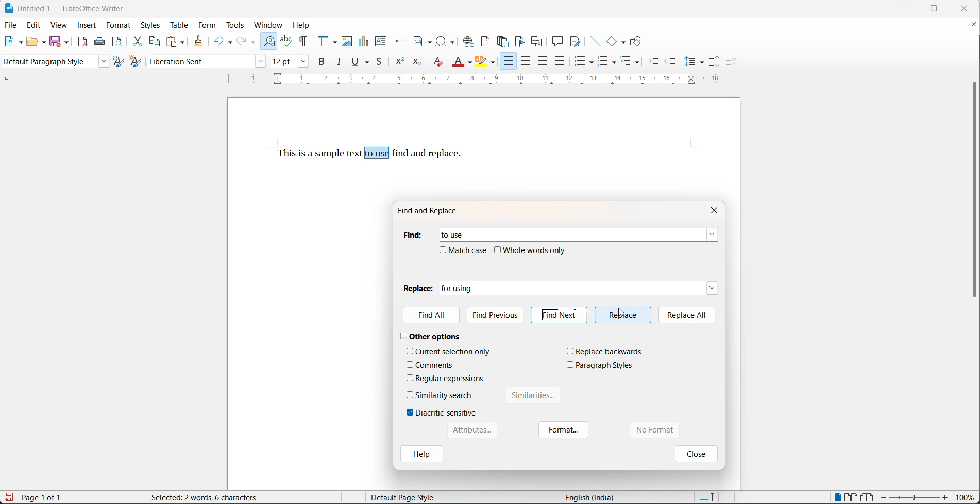 The height and width of the screenshot is (504, 980). What do you see at coordinates (689, 62) in the screenshot?
I see `line spacing options` at bounding box center [689, 62].